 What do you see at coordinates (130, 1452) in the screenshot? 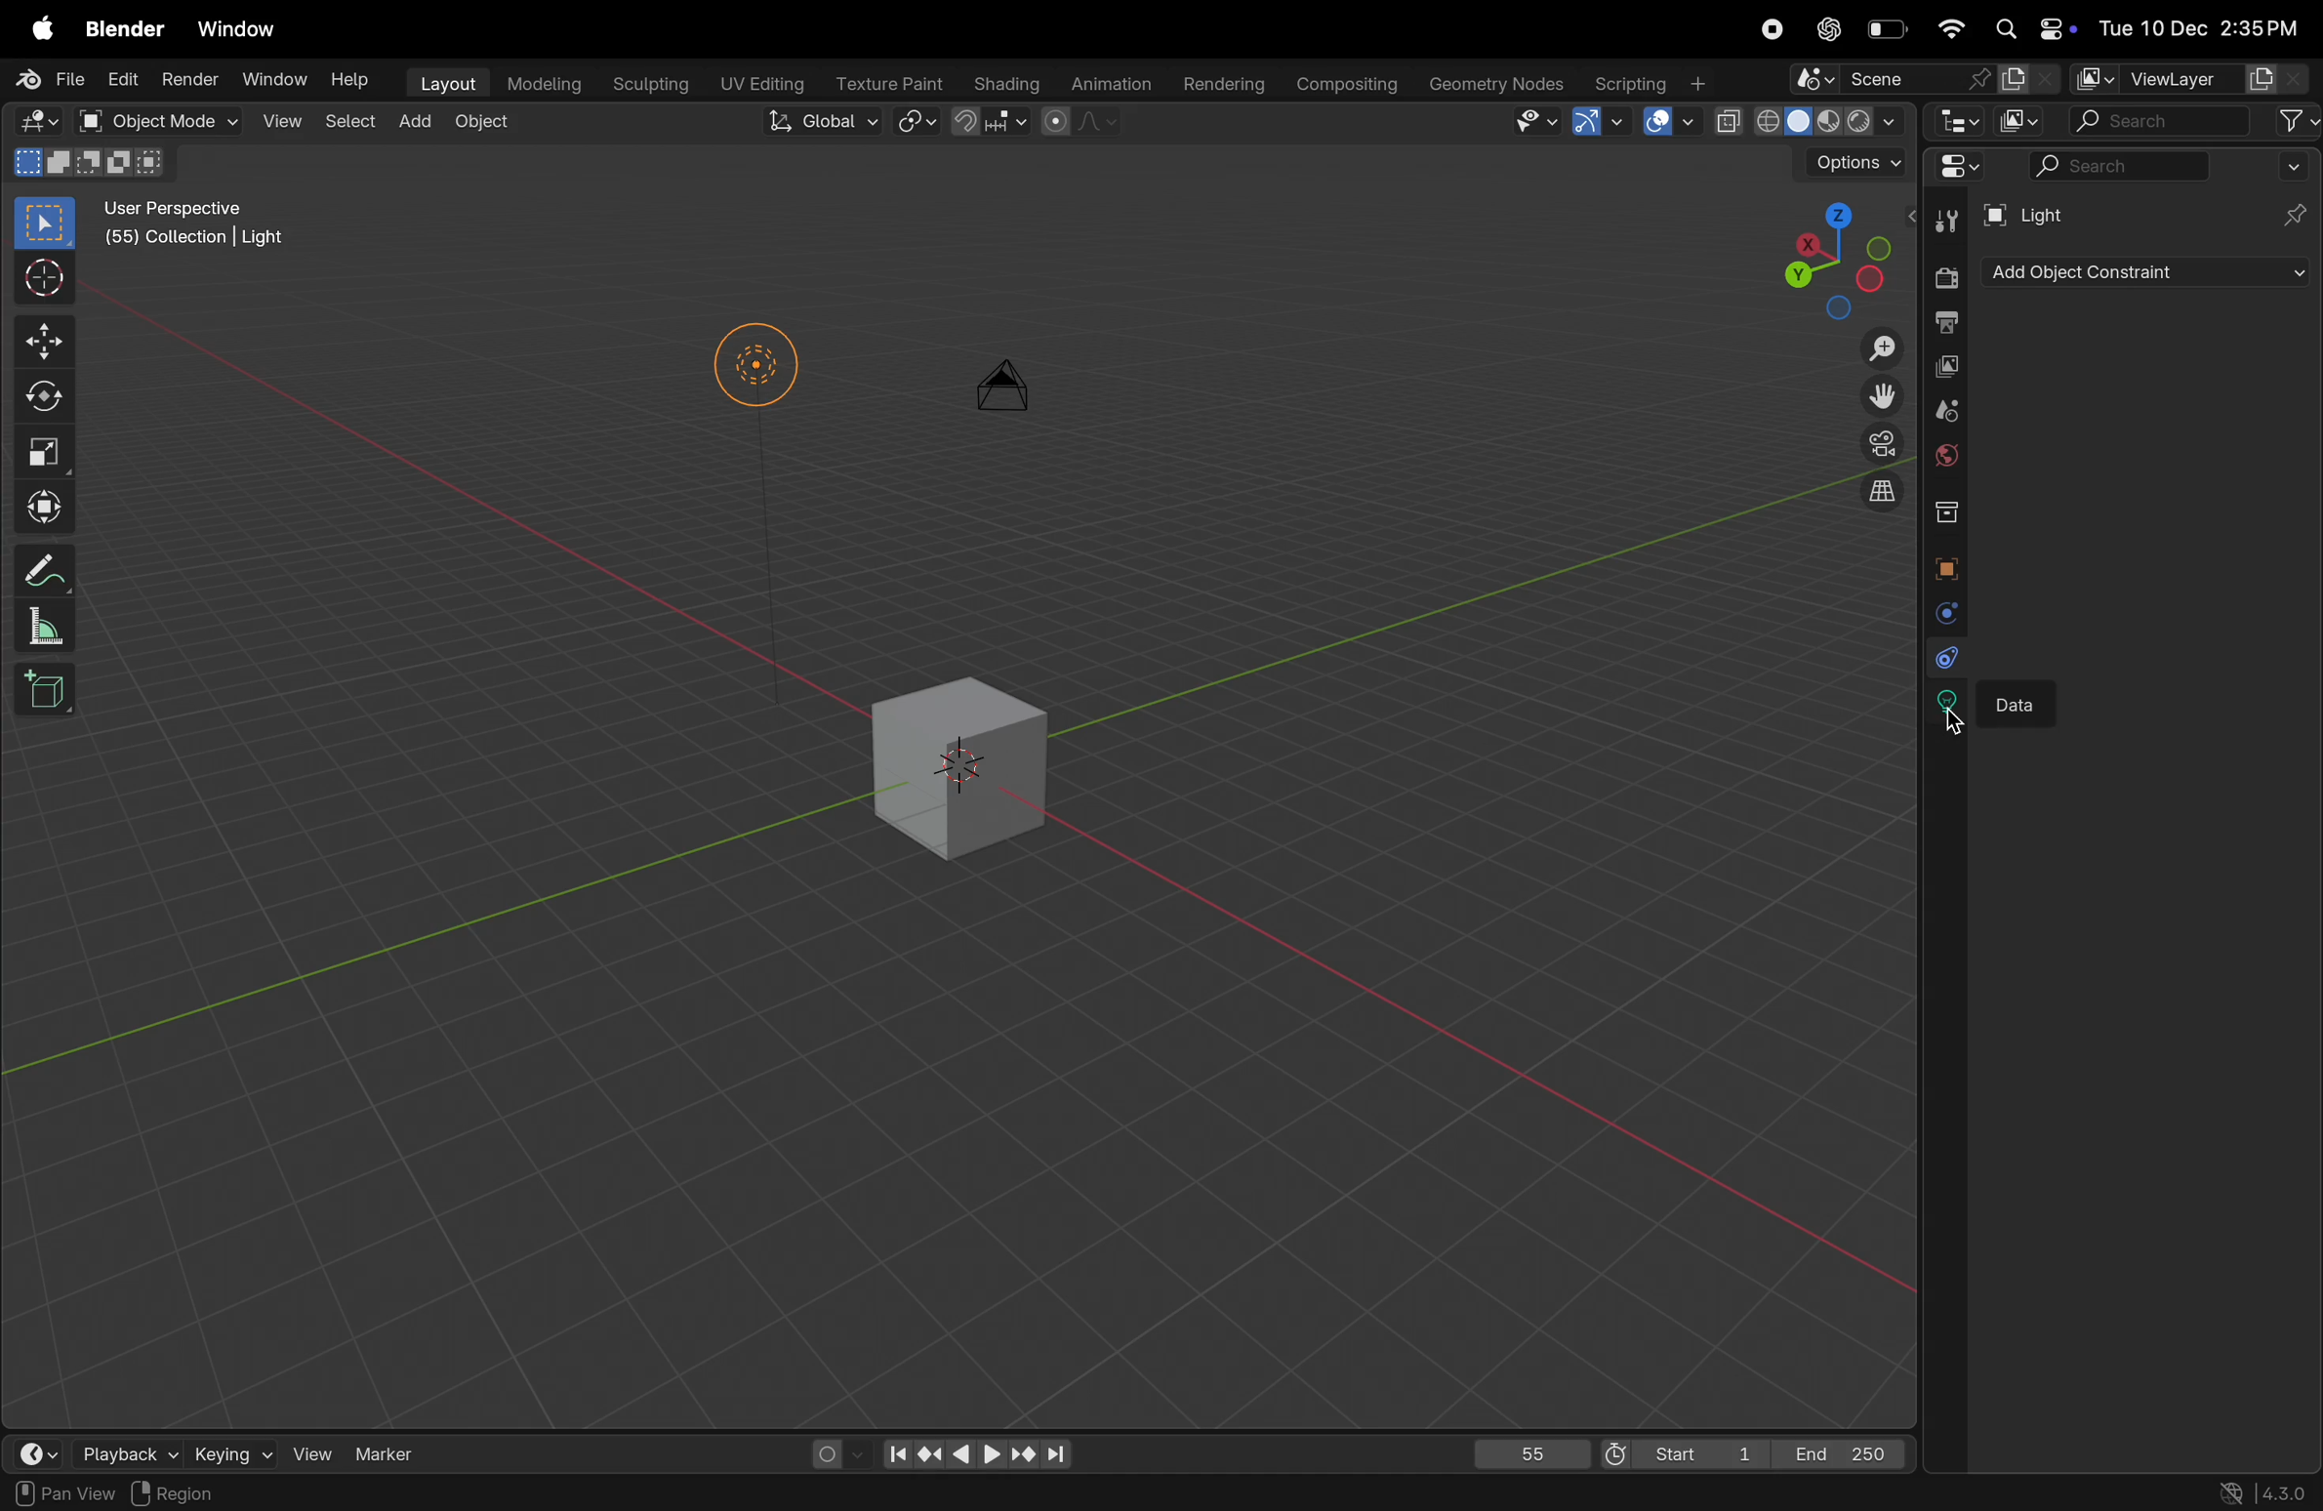
I see `playback` at bounding box center [130, 1452].